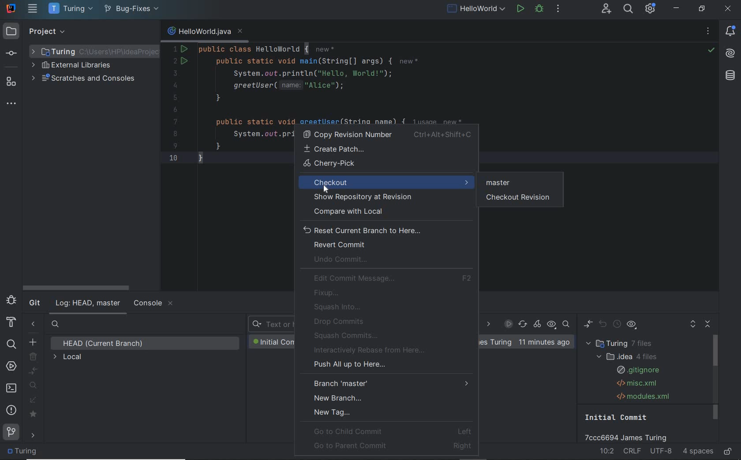 The image size is (741, 460). I want to click on file name, so click(205, 33).